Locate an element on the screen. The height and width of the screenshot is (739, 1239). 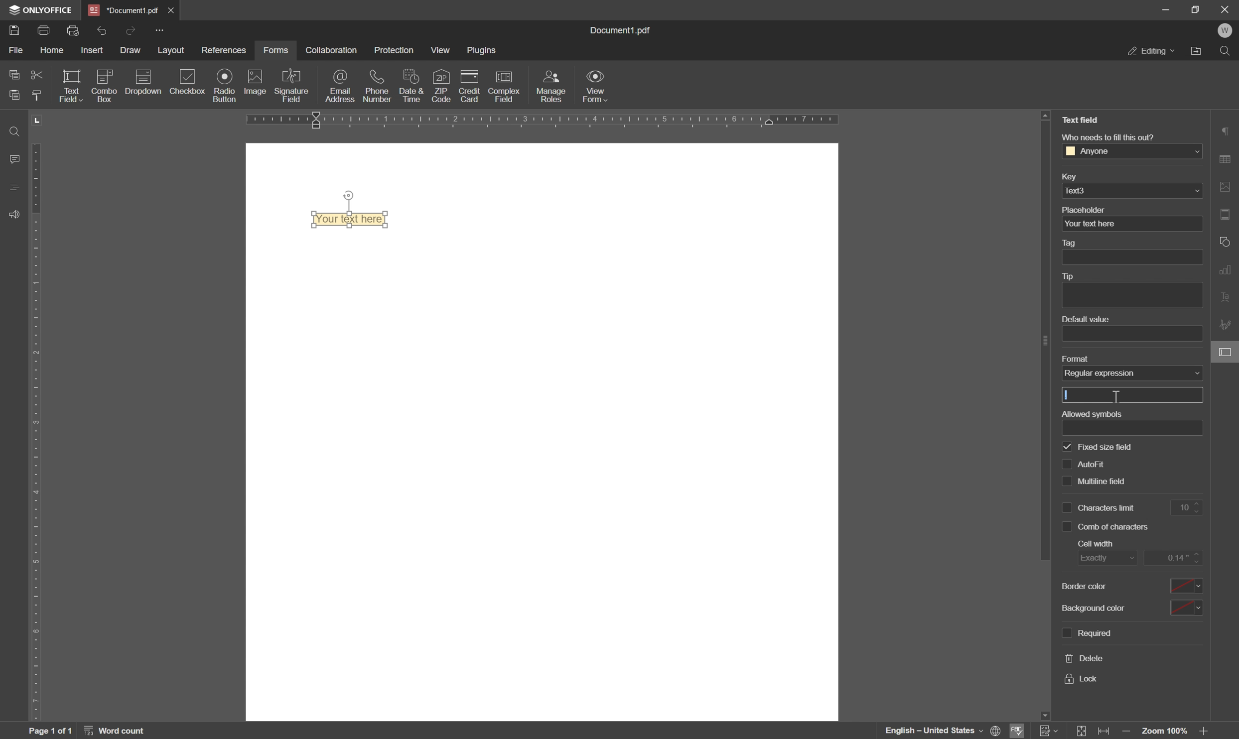
shape settings is located at coordinates (1226, 241).